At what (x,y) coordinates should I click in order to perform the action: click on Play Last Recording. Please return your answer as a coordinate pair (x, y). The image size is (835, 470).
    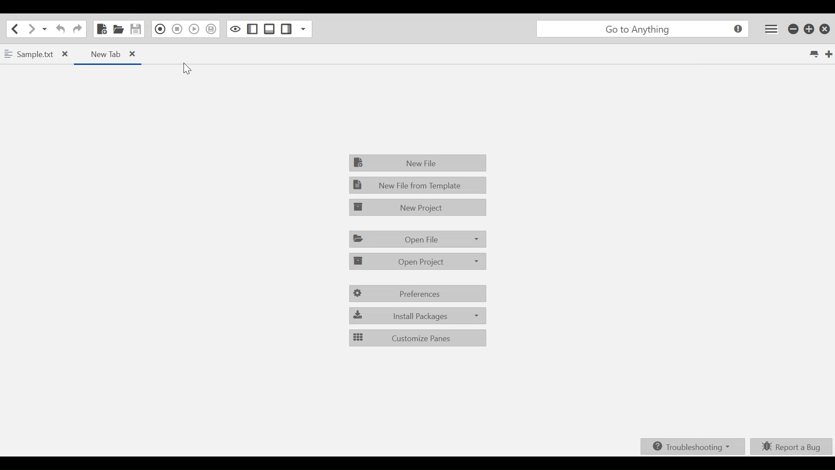
    Looking at the image, I should click on (194, 30).